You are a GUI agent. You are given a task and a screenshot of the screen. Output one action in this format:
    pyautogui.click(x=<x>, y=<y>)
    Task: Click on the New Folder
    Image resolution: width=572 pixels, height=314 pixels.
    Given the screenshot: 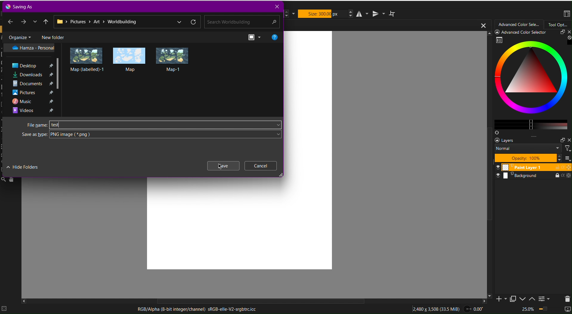 What is the action you would take?
    pyautogui.click(x=52, y=37)
    